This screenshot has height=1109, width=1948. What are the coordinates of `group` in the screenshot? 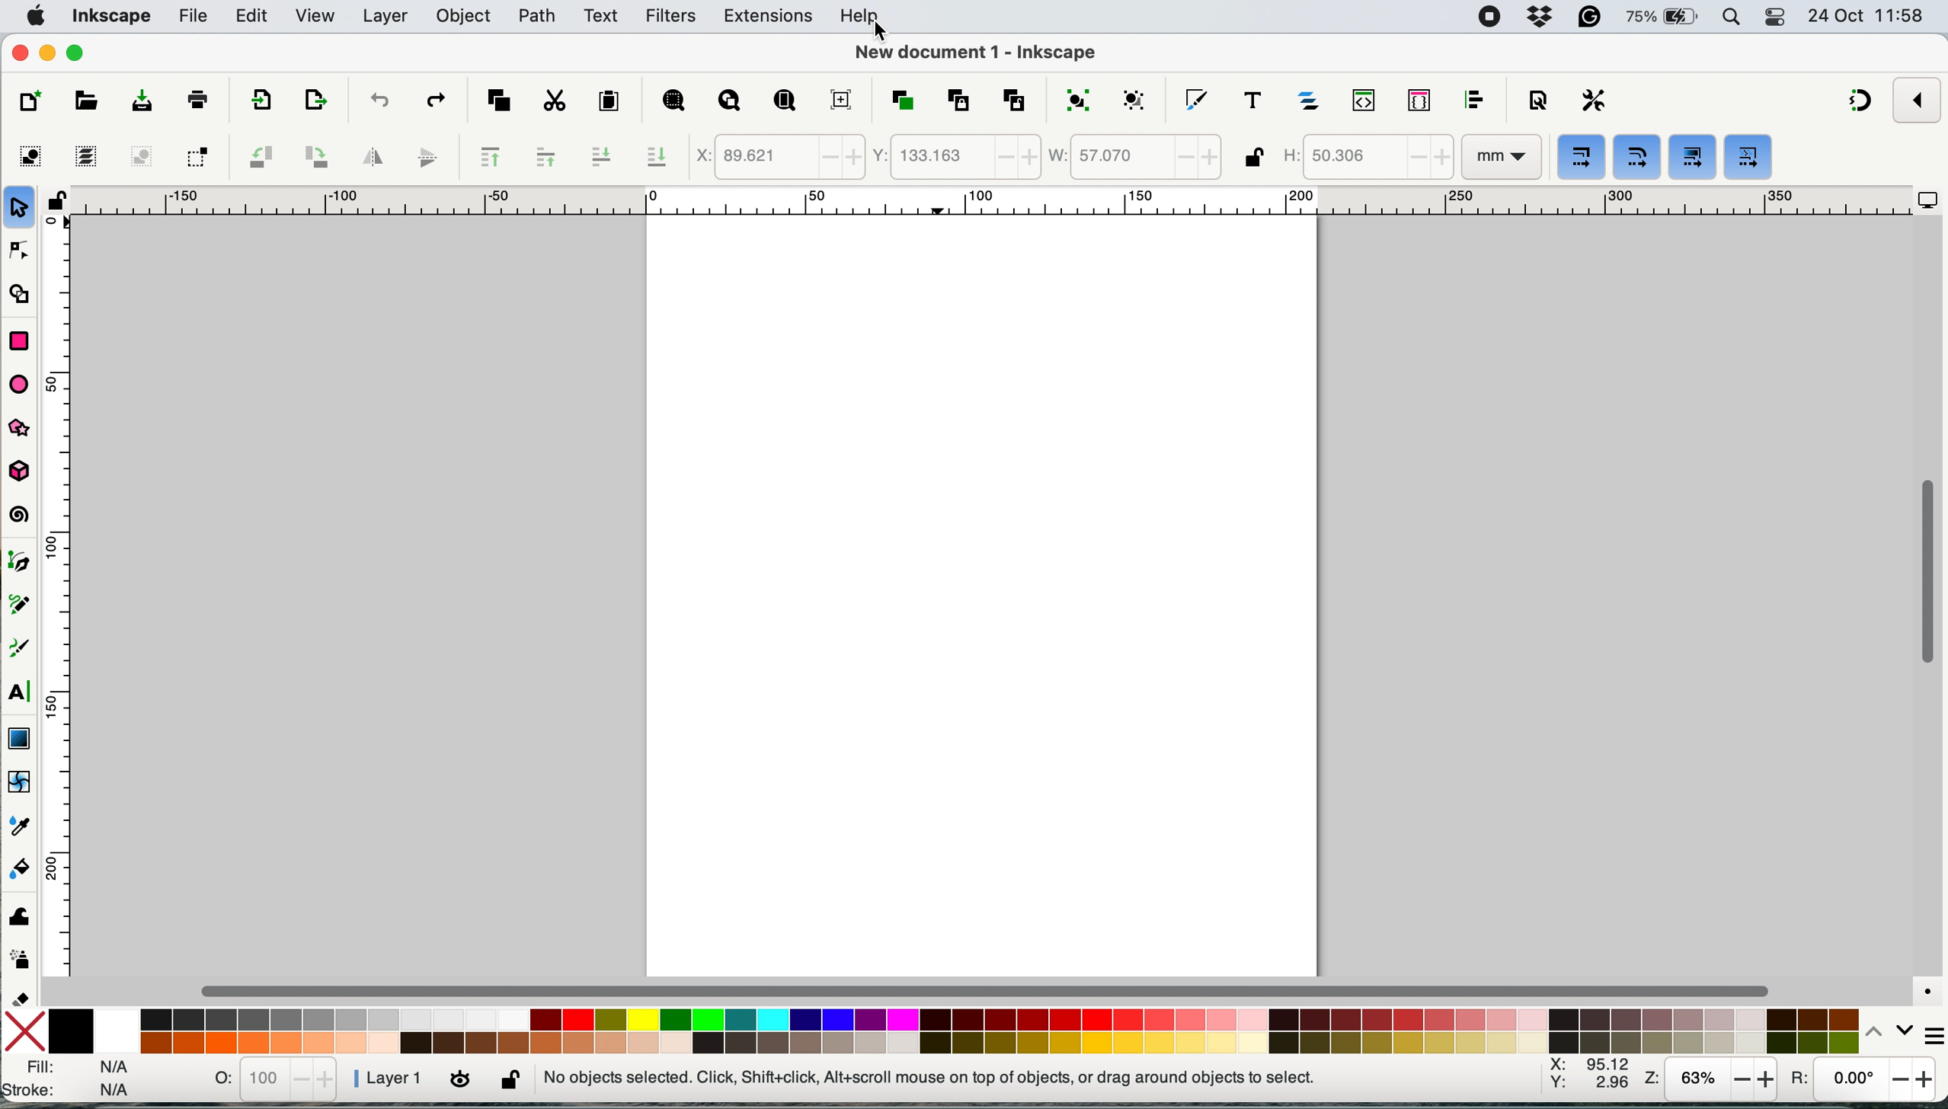 It's located at (1075, 103).